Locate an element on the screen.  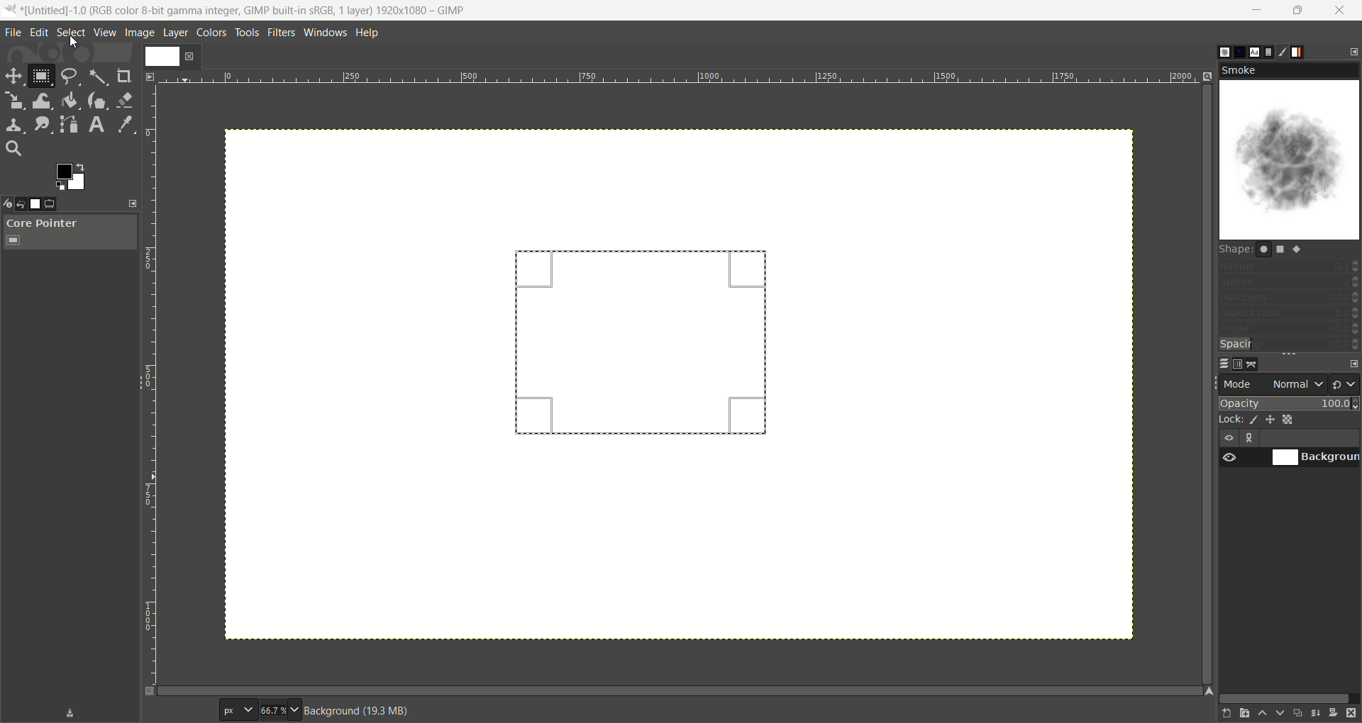
clone tool is located at coordinates (16, 126).